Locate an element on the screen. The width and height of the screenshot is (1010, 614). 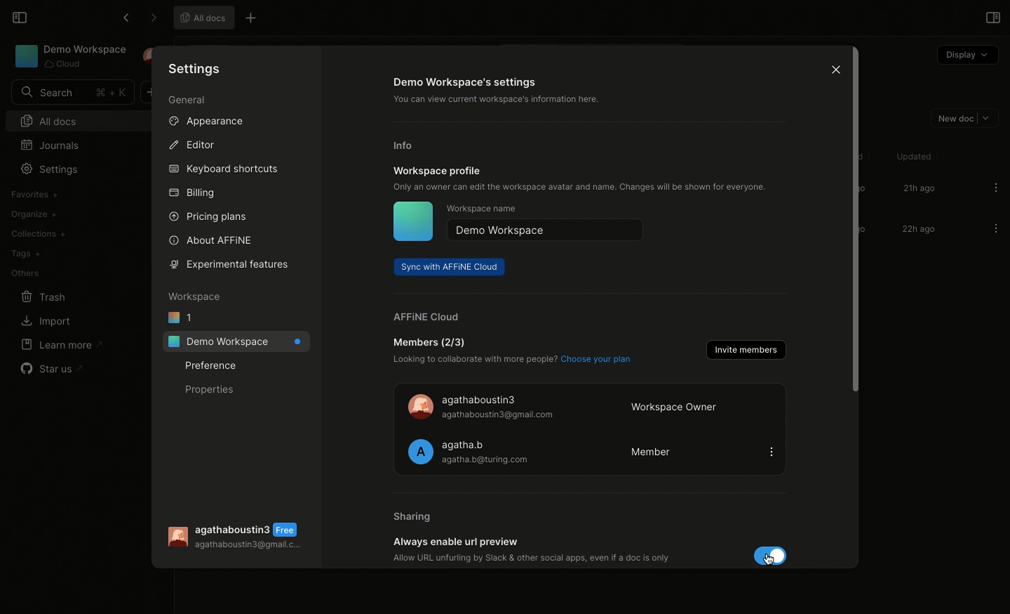
Demo workspace is located at coordinates (236, 341).